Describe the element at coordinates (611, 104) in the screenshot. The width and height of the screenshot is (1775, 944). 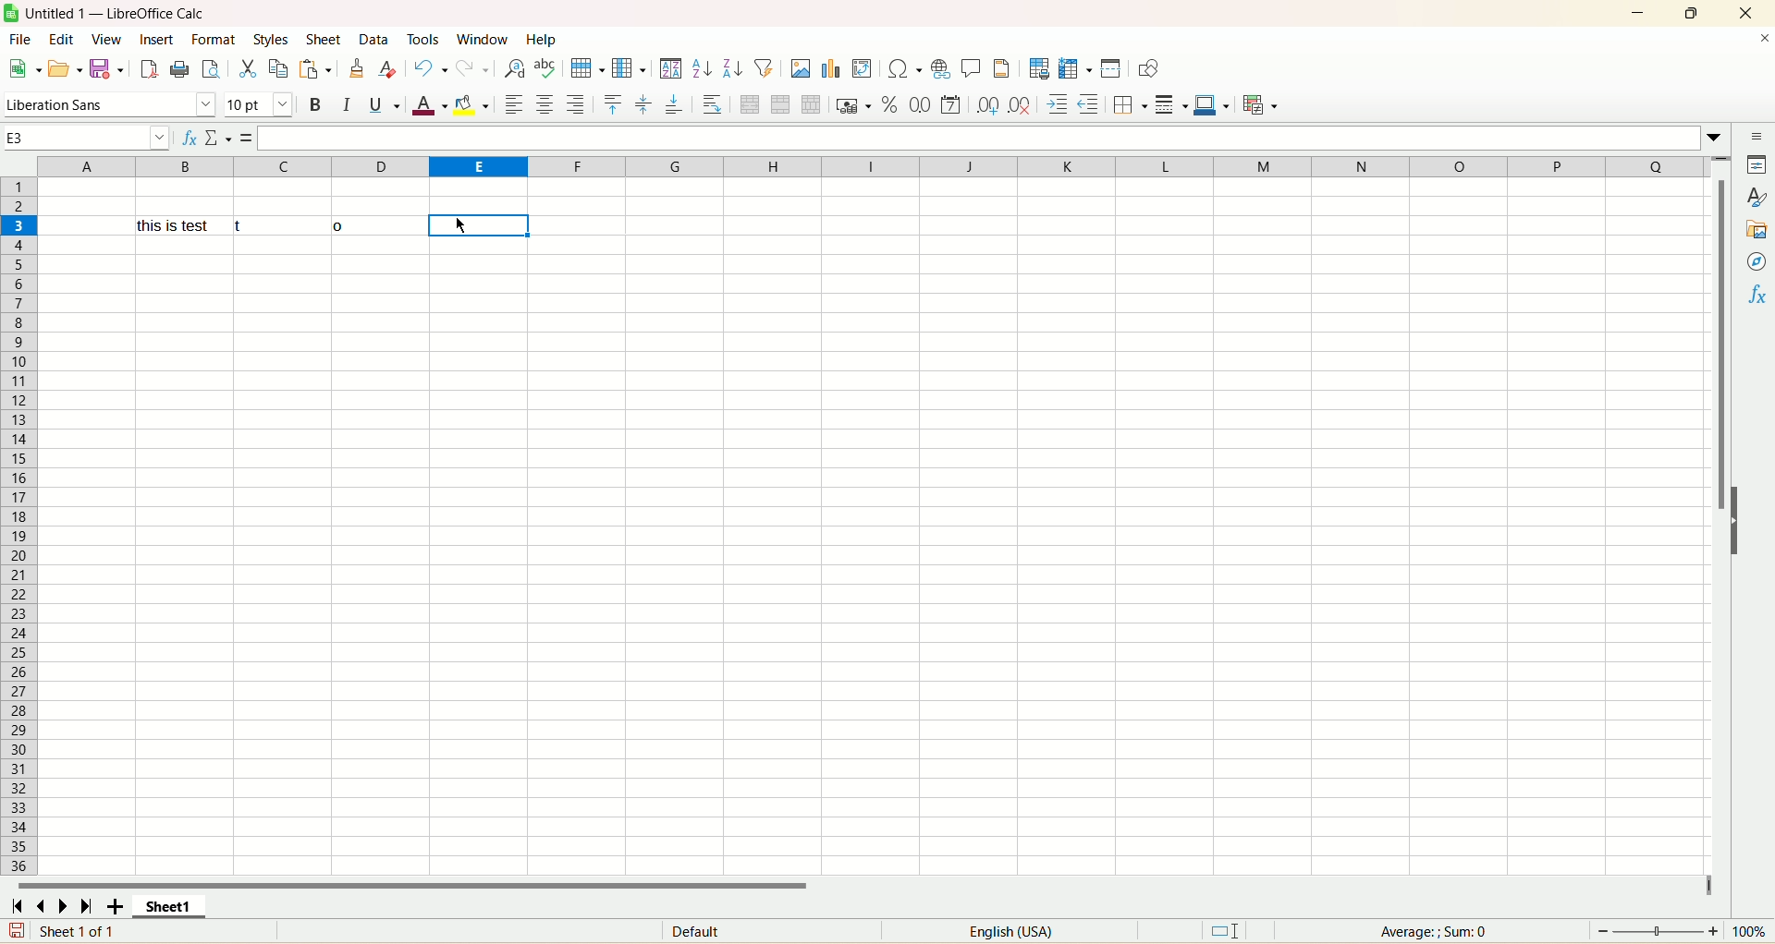
I see `align top` at that location.